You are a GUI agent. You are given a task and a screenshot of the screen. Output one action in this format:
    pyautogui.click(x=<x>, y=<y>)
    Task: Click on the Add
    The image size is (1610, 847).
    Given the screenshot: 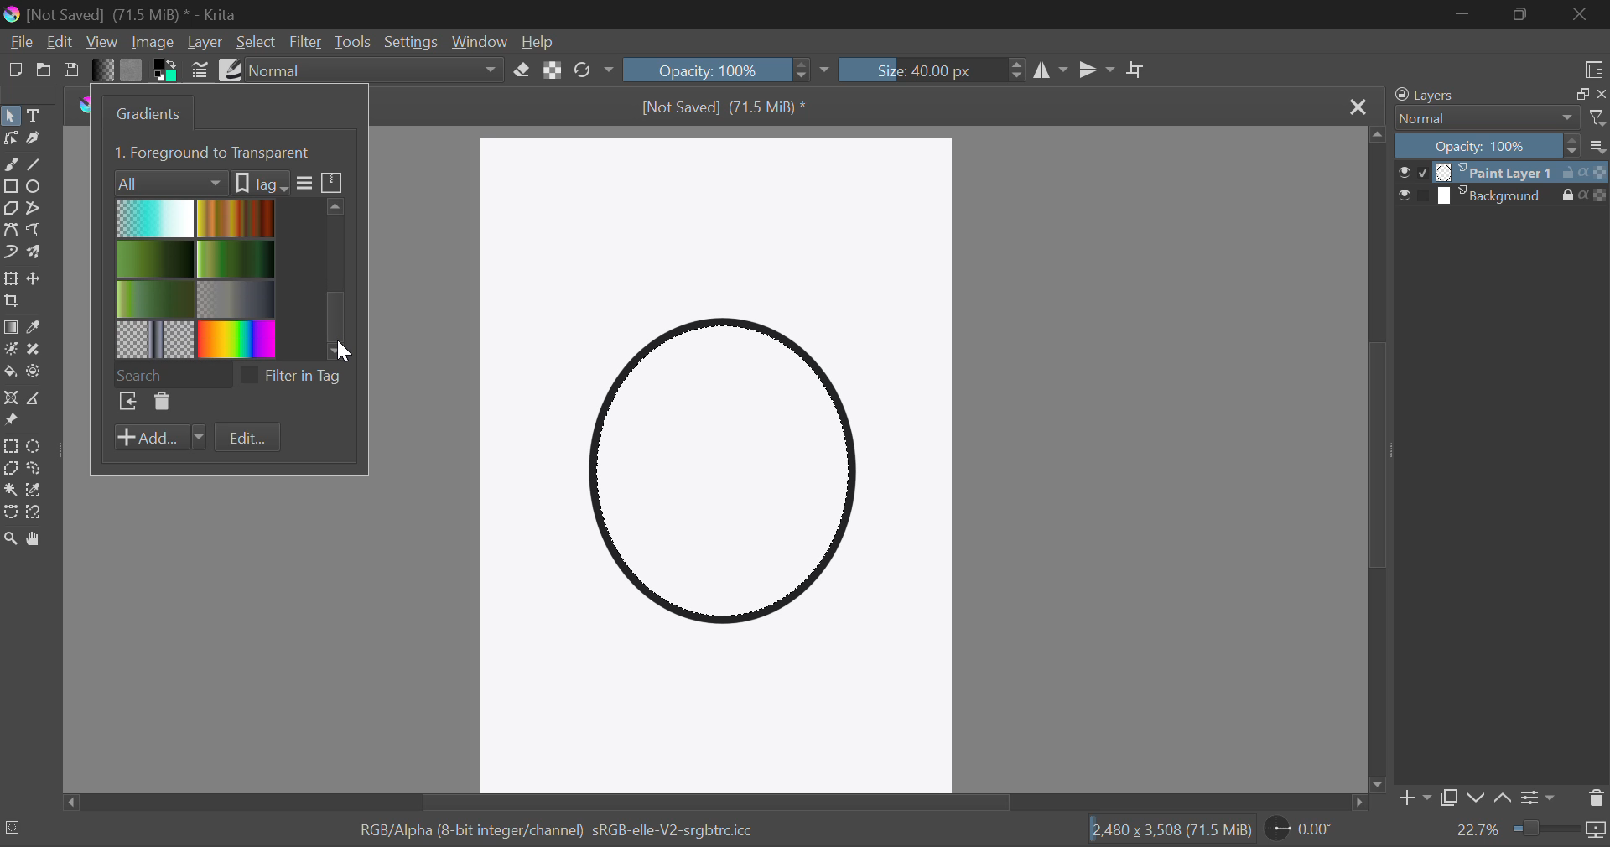 What is the action you would take?
    pyautogui.click(x=161, y=437)
    